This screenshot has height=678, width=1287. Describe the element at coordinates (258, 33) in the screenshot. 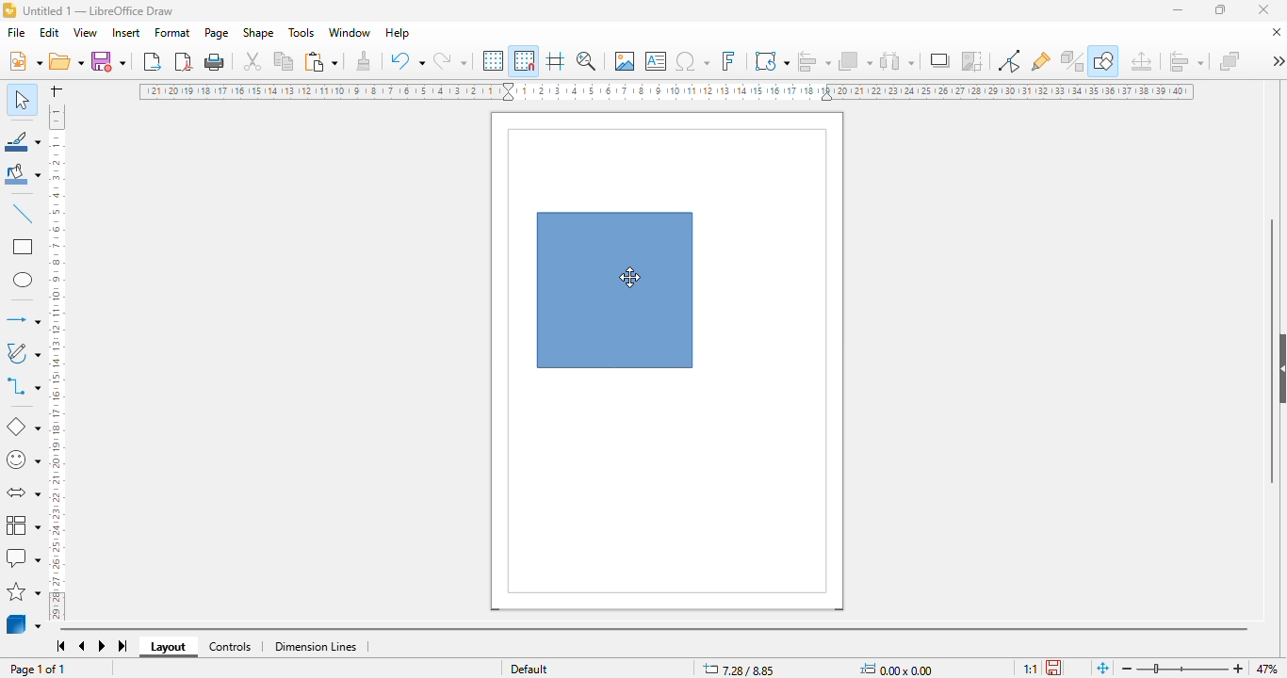

I see `shape` at that location.